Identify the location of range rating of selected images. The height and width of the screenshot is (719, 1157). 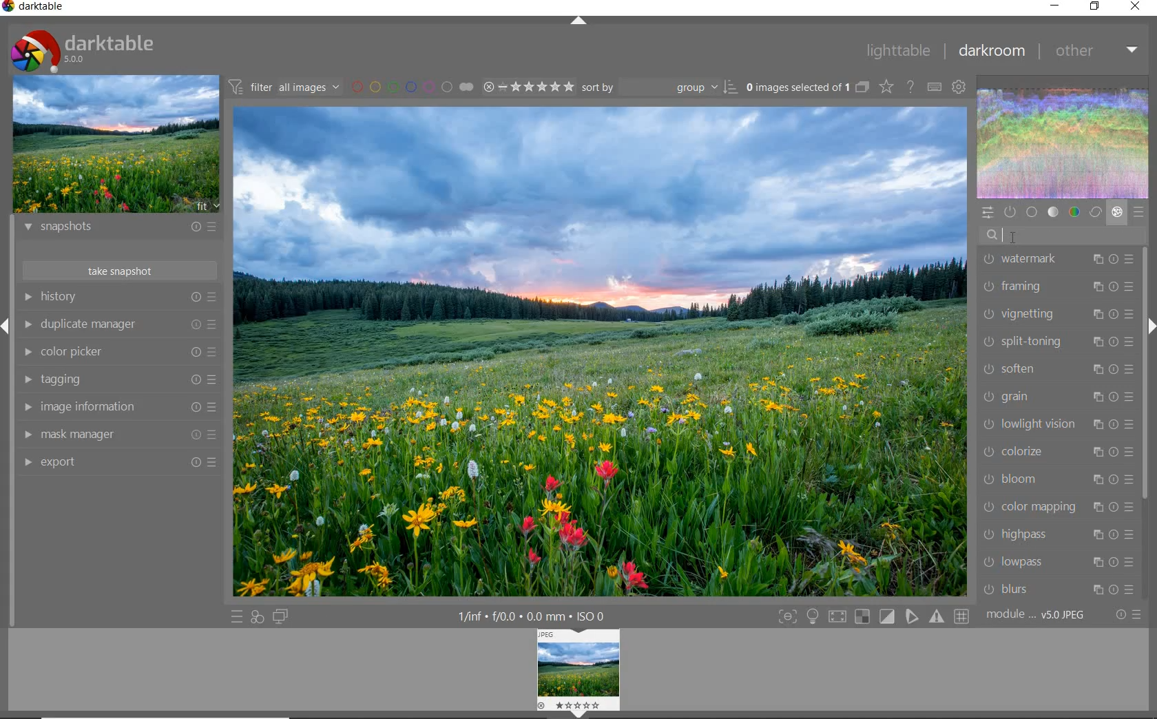
(530, 88).